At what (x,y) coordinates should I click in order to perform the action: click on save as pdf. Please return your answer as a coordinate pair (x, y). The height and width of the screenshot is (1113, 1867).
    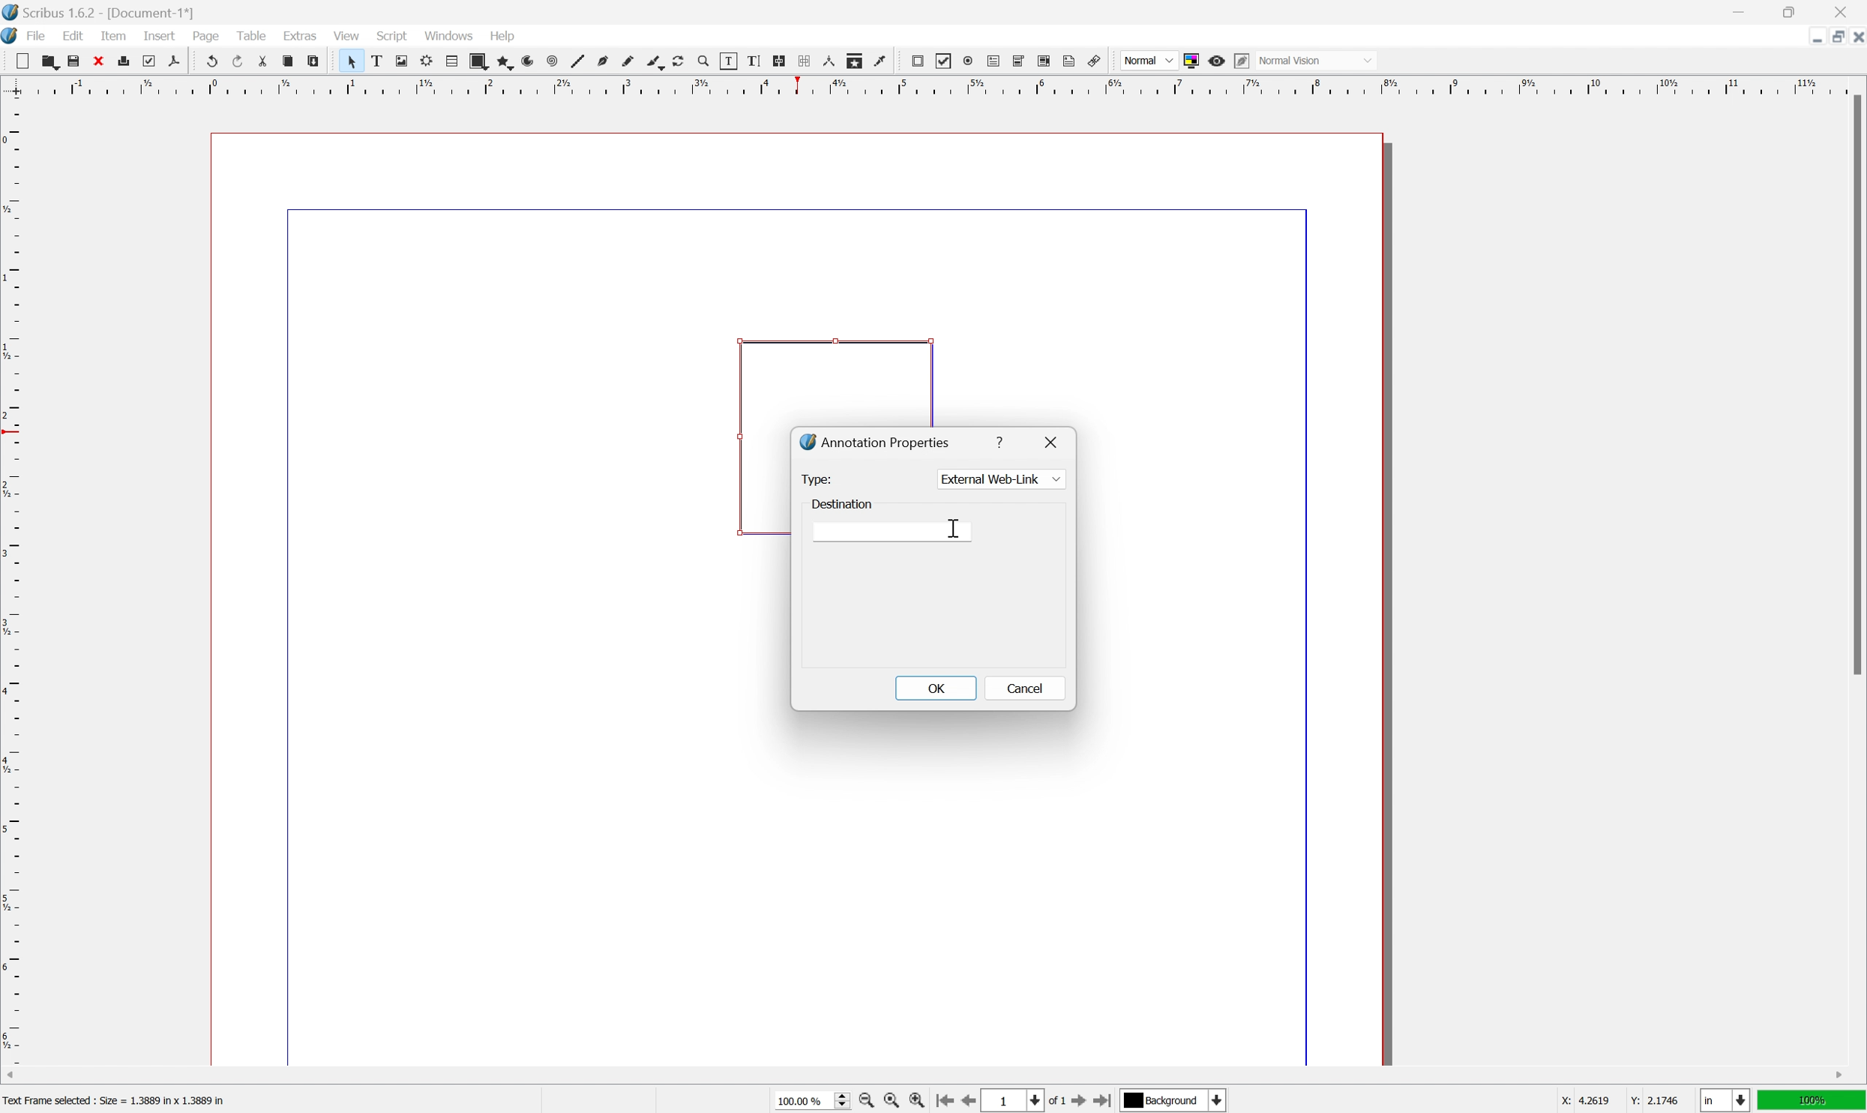
    Looking at the image, I should click on (175, 61).